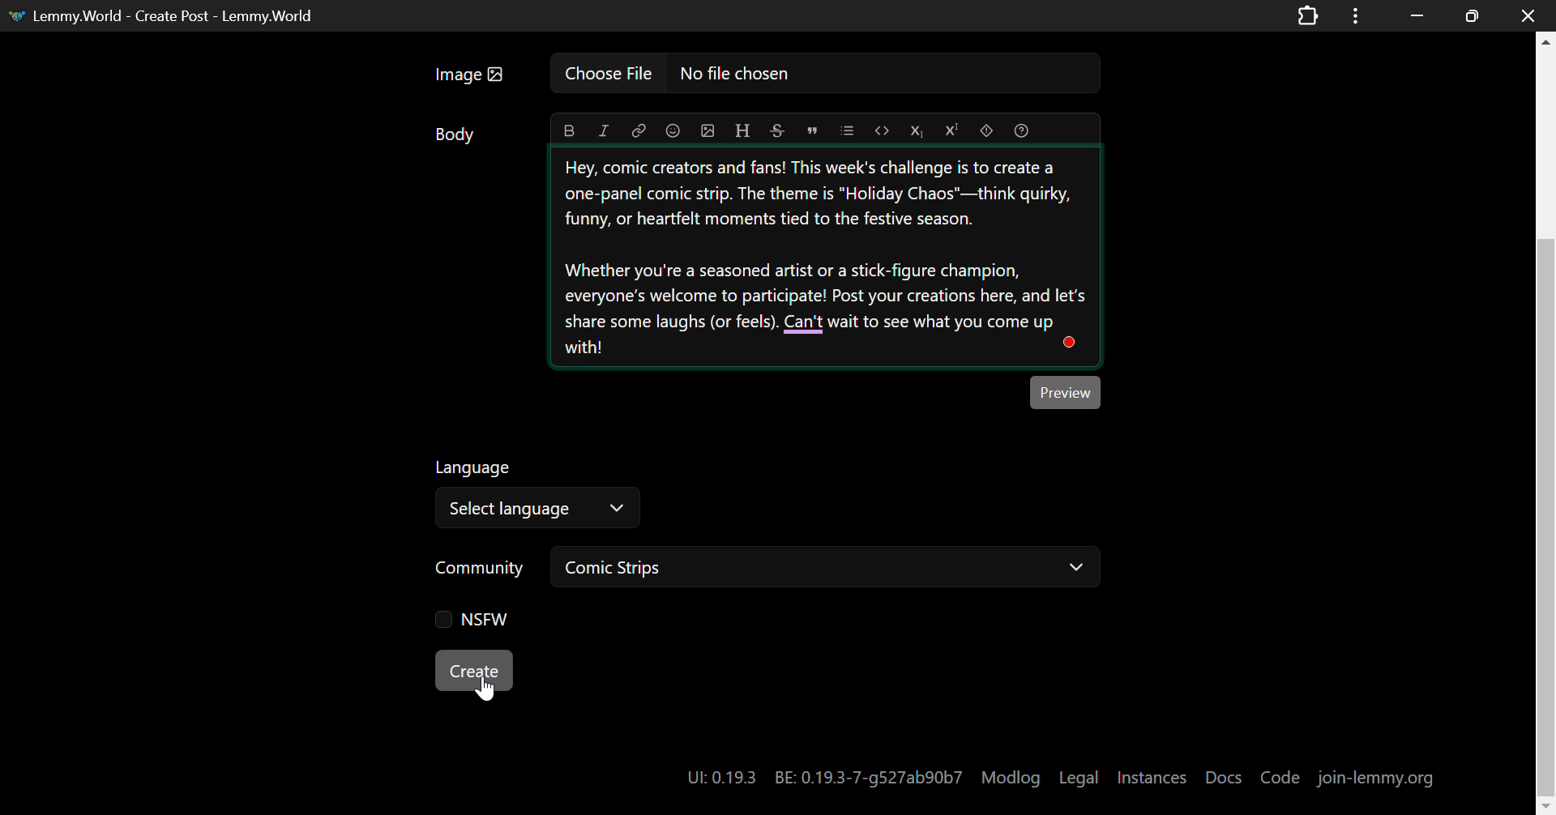 Image resolution: width=1556 pixels, height=815 pixels. Describe the element at coordinates (952, 129) in the screenshot. I see `Superscript` at that location.